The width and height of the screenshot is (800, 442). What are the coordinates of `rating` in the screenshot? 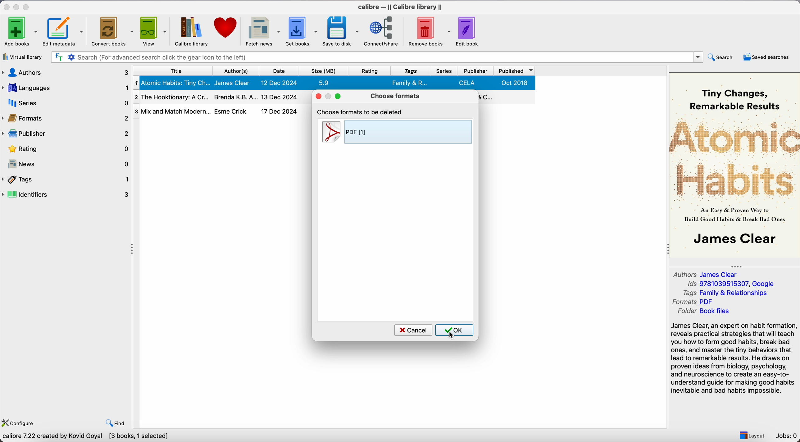 It's located at (370, 71).